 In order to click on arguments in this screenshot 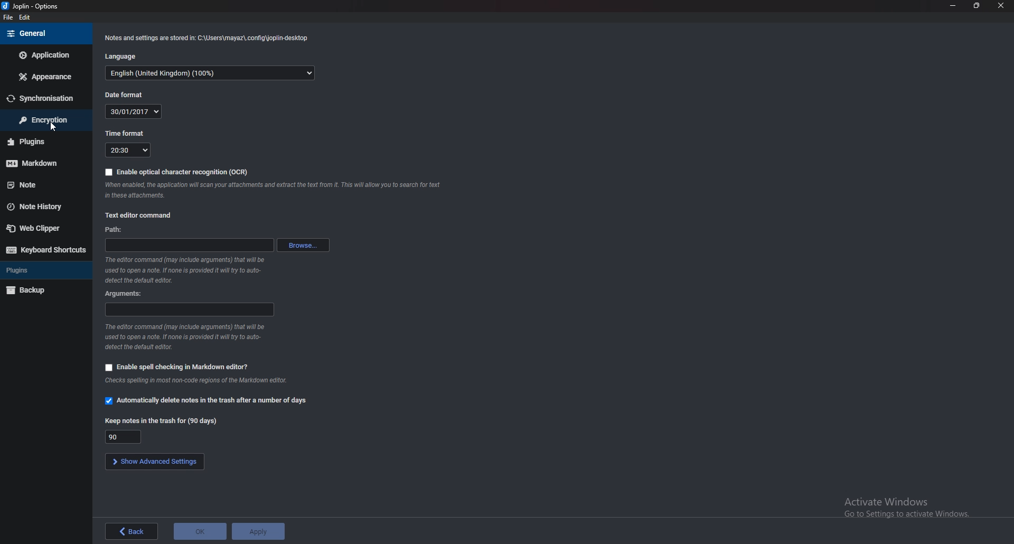, I will do `click(188, 309)`.